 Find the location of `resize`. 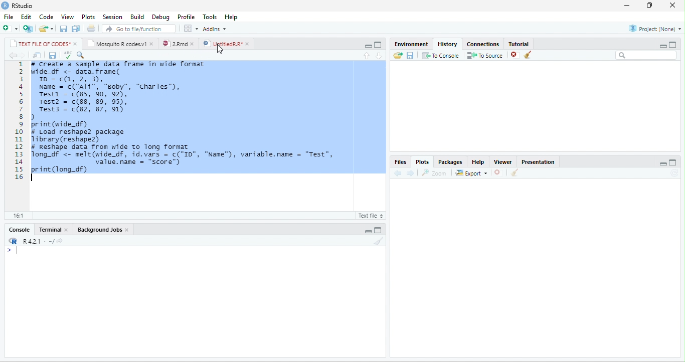

resize is located at coordinates (649, 6).